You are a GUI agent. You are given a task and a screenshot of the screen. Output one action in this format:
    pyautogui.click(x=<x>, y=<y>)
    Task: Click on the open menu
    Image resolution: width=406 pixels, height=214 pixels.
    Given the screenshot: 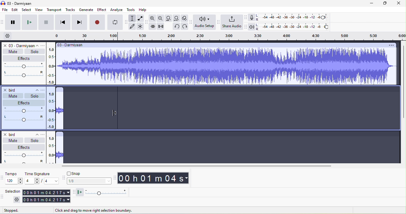 What is the action you would take?
    pyautogui.click(x=44, y=45)
    